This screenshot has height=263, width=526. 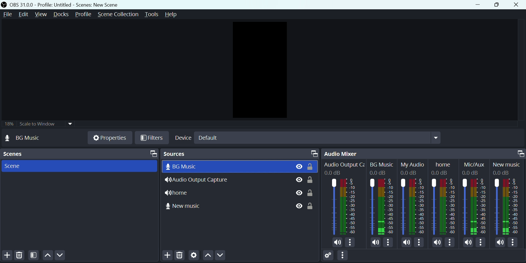 I want to click on File, so click(x=8, y=15).